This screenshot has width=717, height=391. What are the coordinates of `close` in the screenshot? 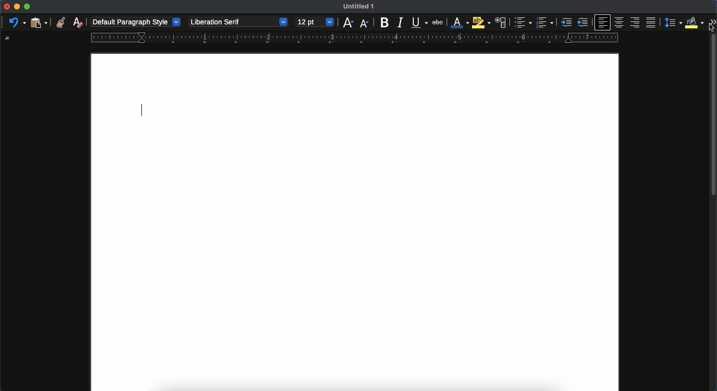 It's located at (5, 6).